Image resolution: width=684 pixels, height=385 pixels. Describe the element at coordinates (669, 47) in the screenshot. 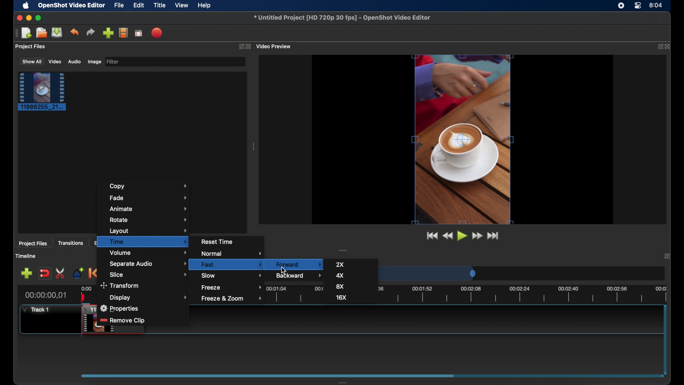

I see `close` at that location.